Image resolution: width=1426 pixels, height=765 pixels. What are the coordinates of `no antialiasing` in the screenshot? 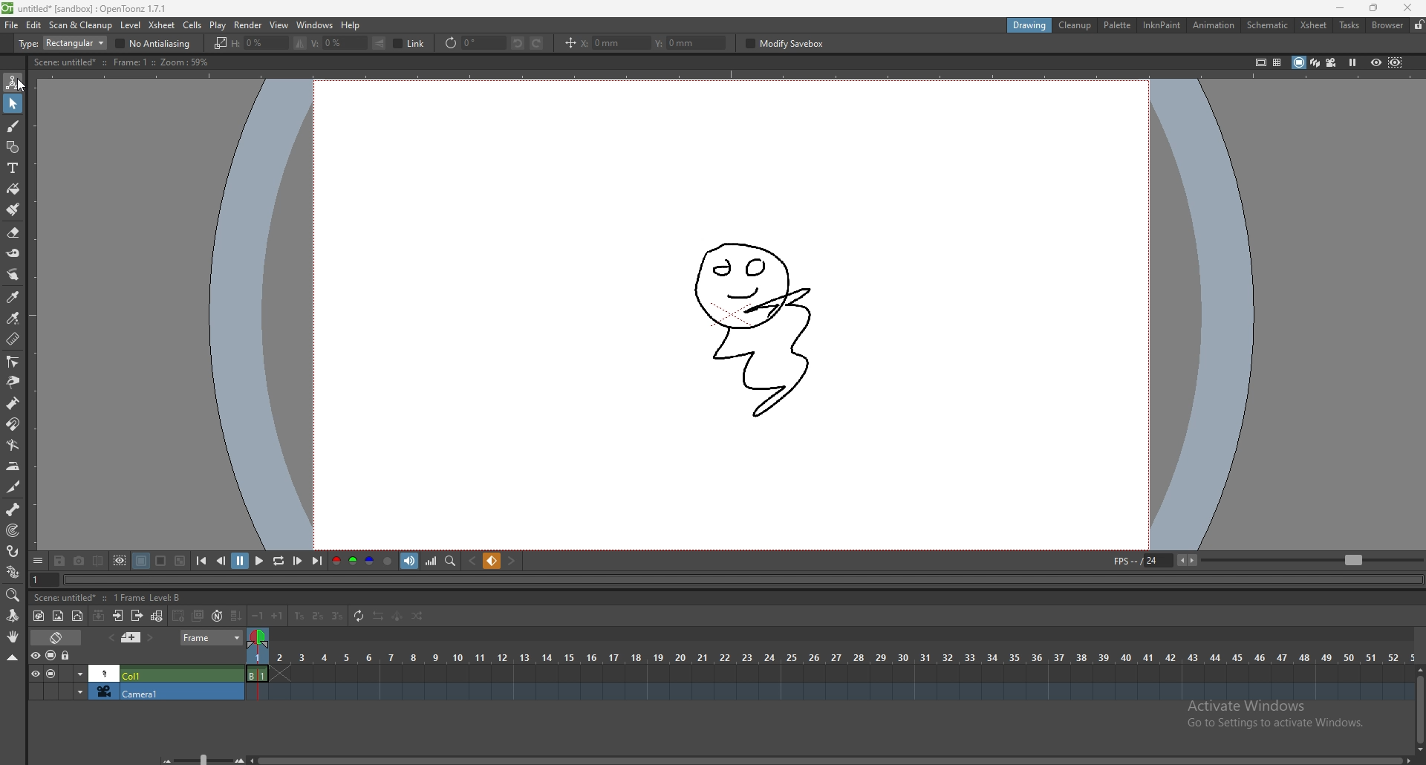 It's located at (153, 44).